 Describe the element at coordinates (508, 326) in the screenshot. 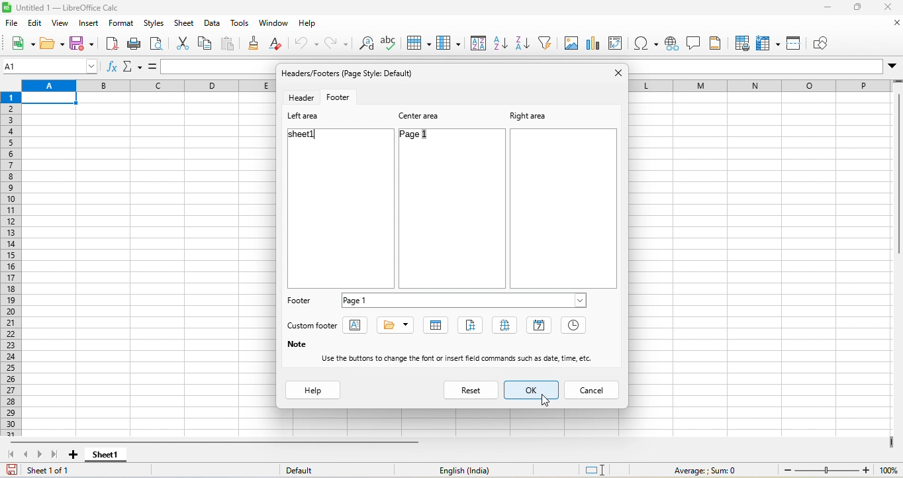

I see `pages` at that location.